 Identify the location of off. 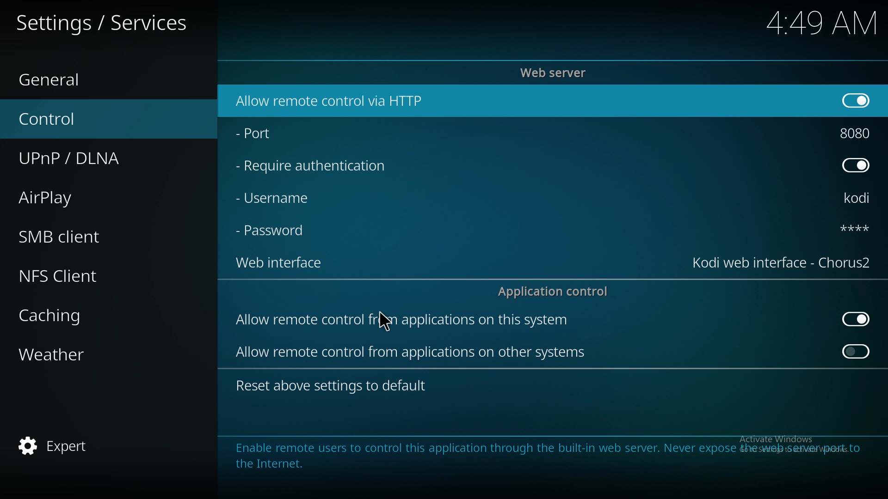
(855, 100).